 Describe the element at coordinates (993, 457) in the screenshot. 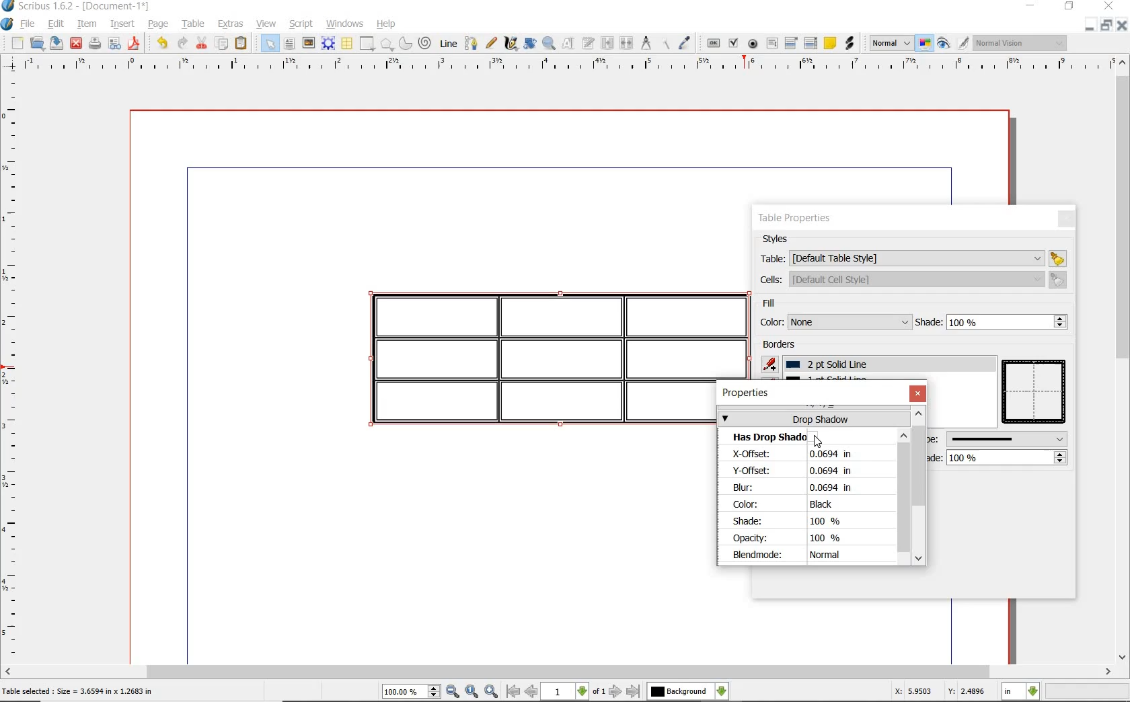

I see `shade` at that location.